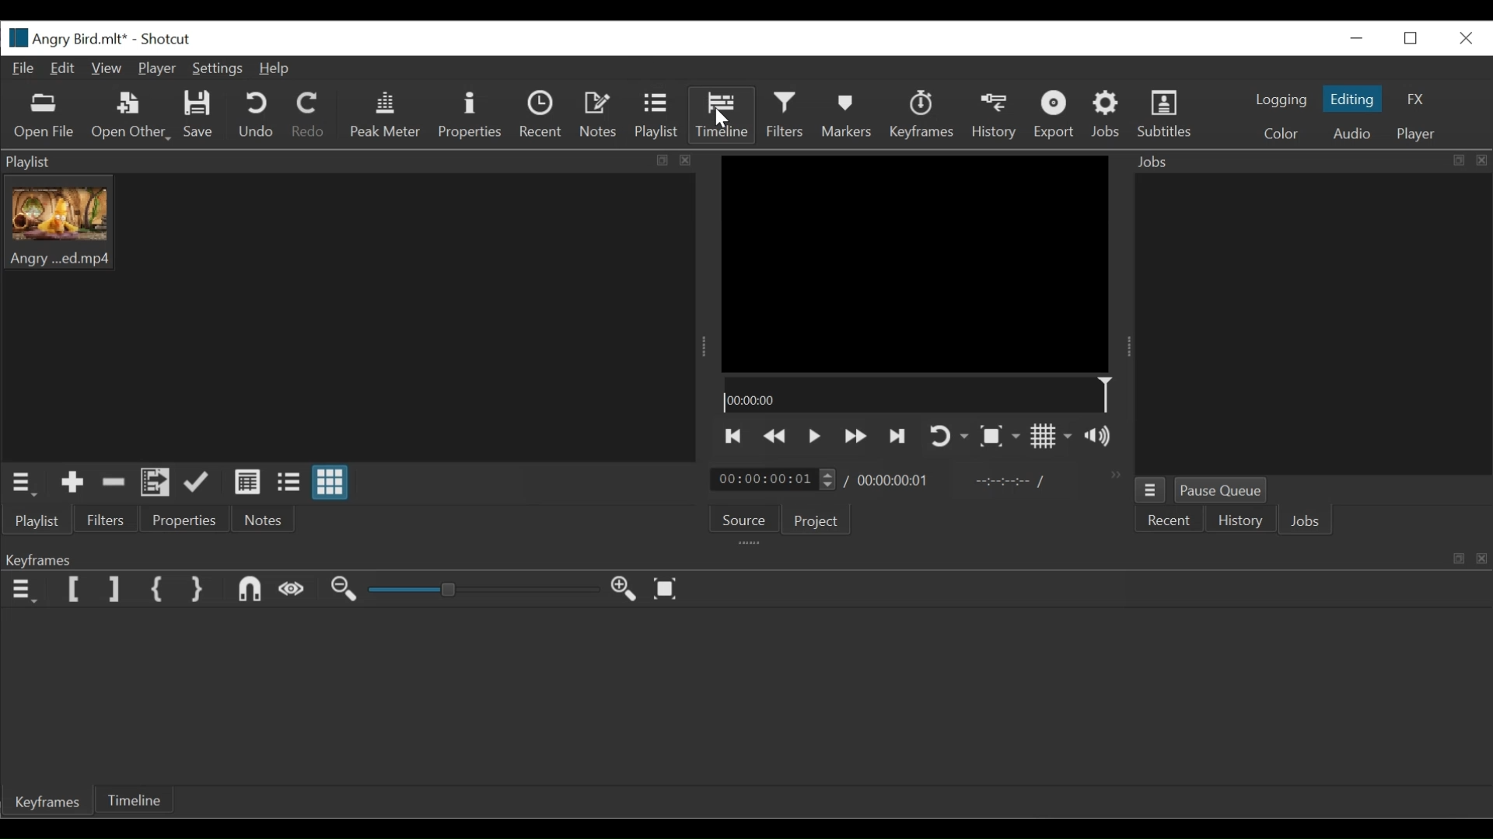  Describe the element at coordinates (247, 482) in the screenshot. I see `View as details` at that location.